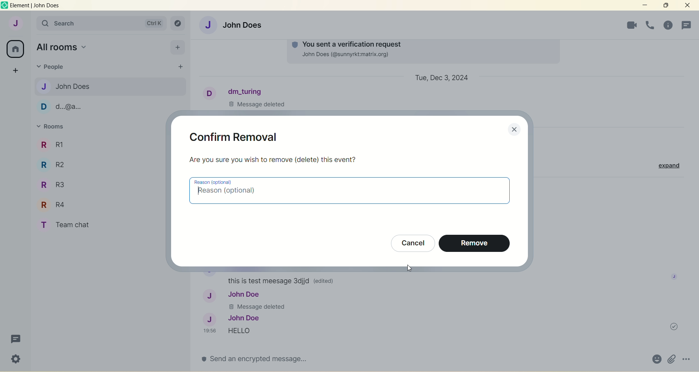 The width and height of the screenshot is (699, 372). Describe the element at coordinates (686, 6) in the screenshot. I see `close` at that location.